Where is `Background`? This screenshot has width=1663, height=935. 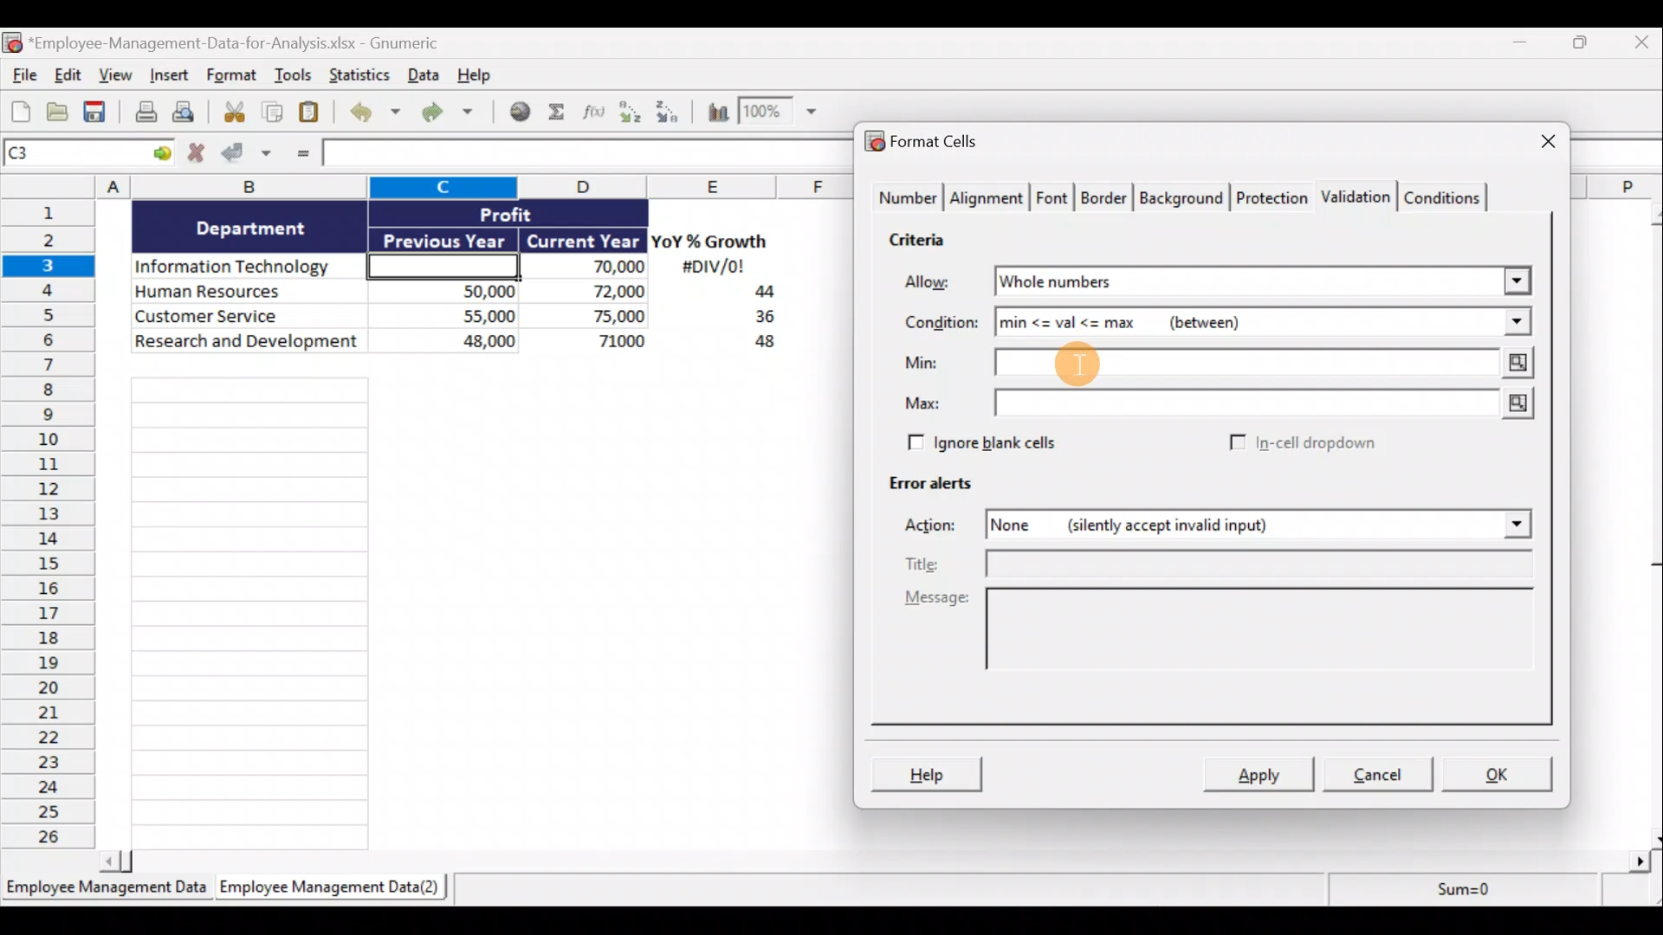
Background is located at coordinates (1186, 198).